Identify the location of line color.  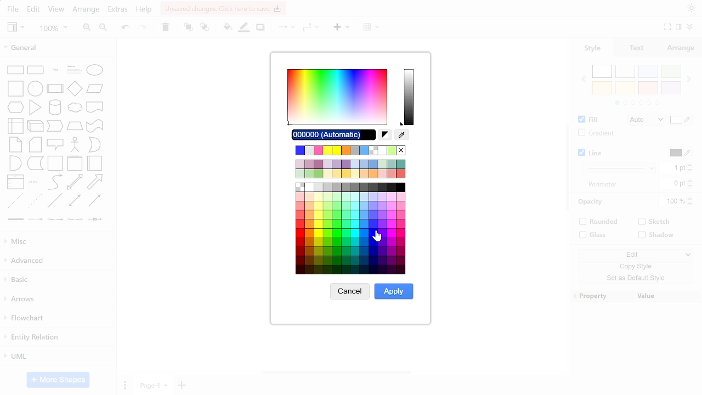
(680, 153).